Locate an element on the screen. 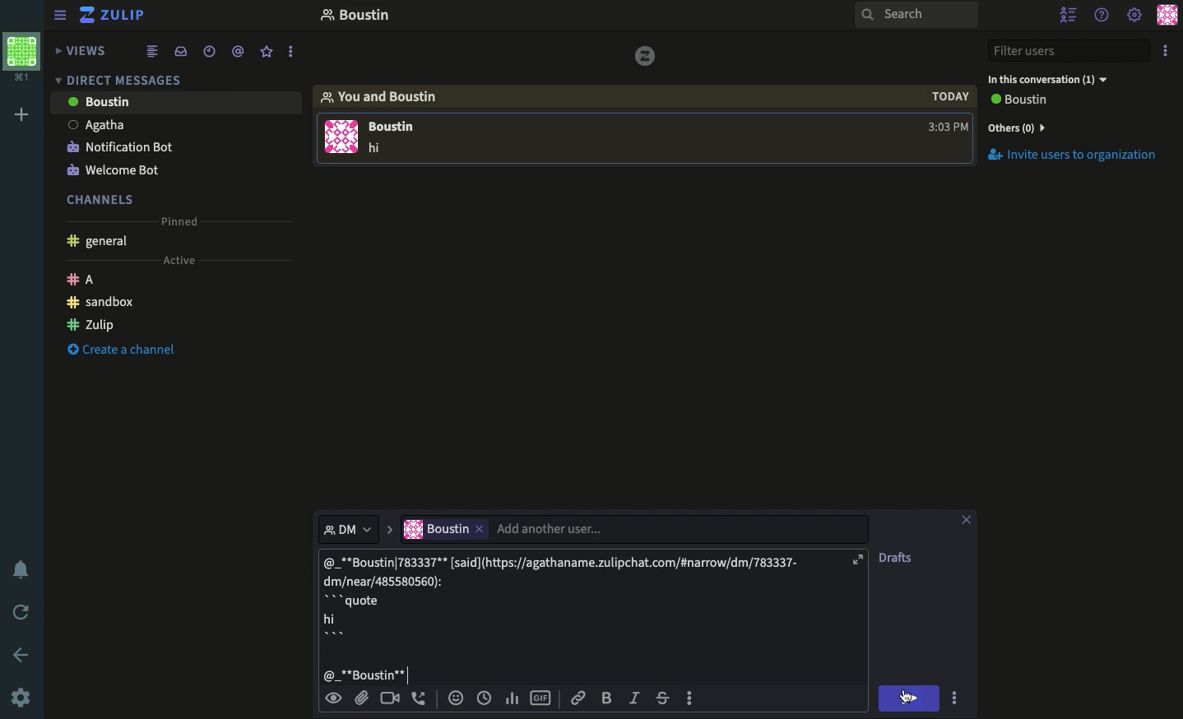 The image size is (1183, 719). In this conversation is located at coordinates (1060, 78).